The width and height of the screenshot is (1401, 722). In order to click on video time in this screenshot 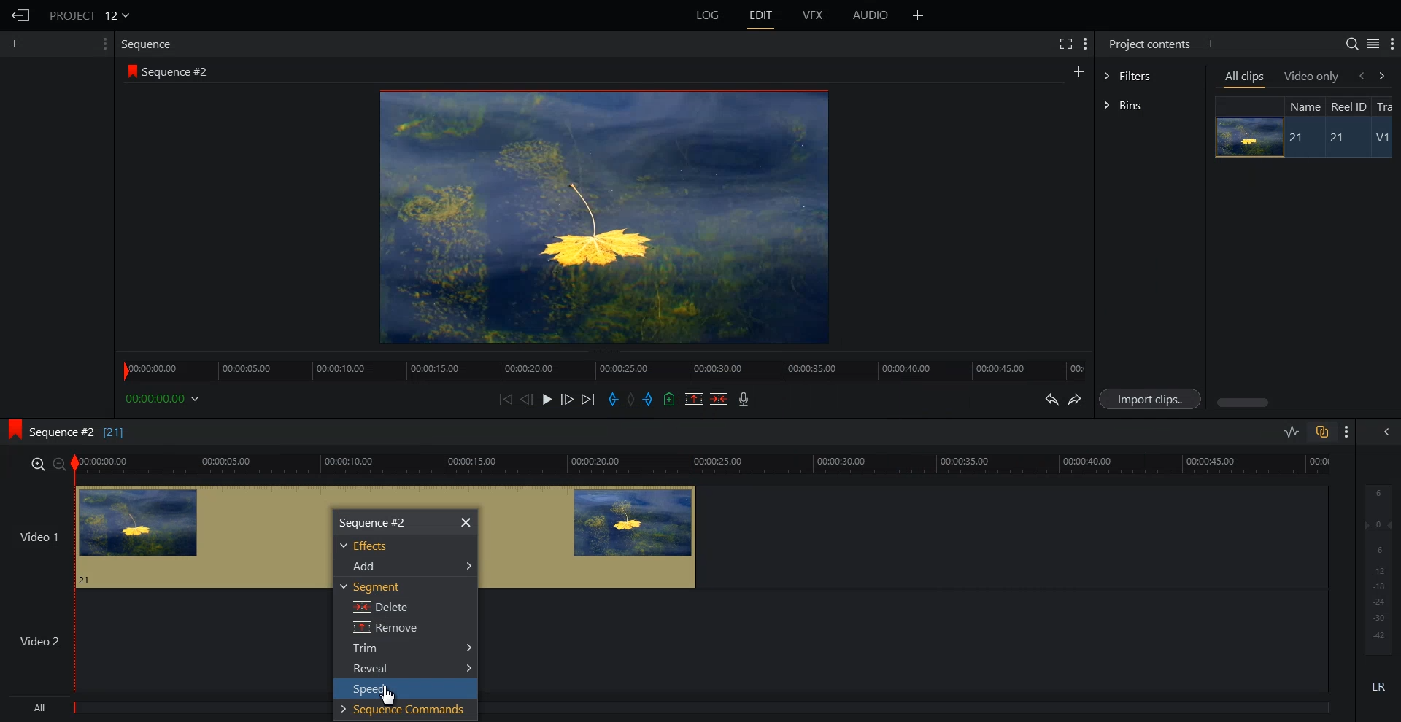, I will do `click(705, 462)`.